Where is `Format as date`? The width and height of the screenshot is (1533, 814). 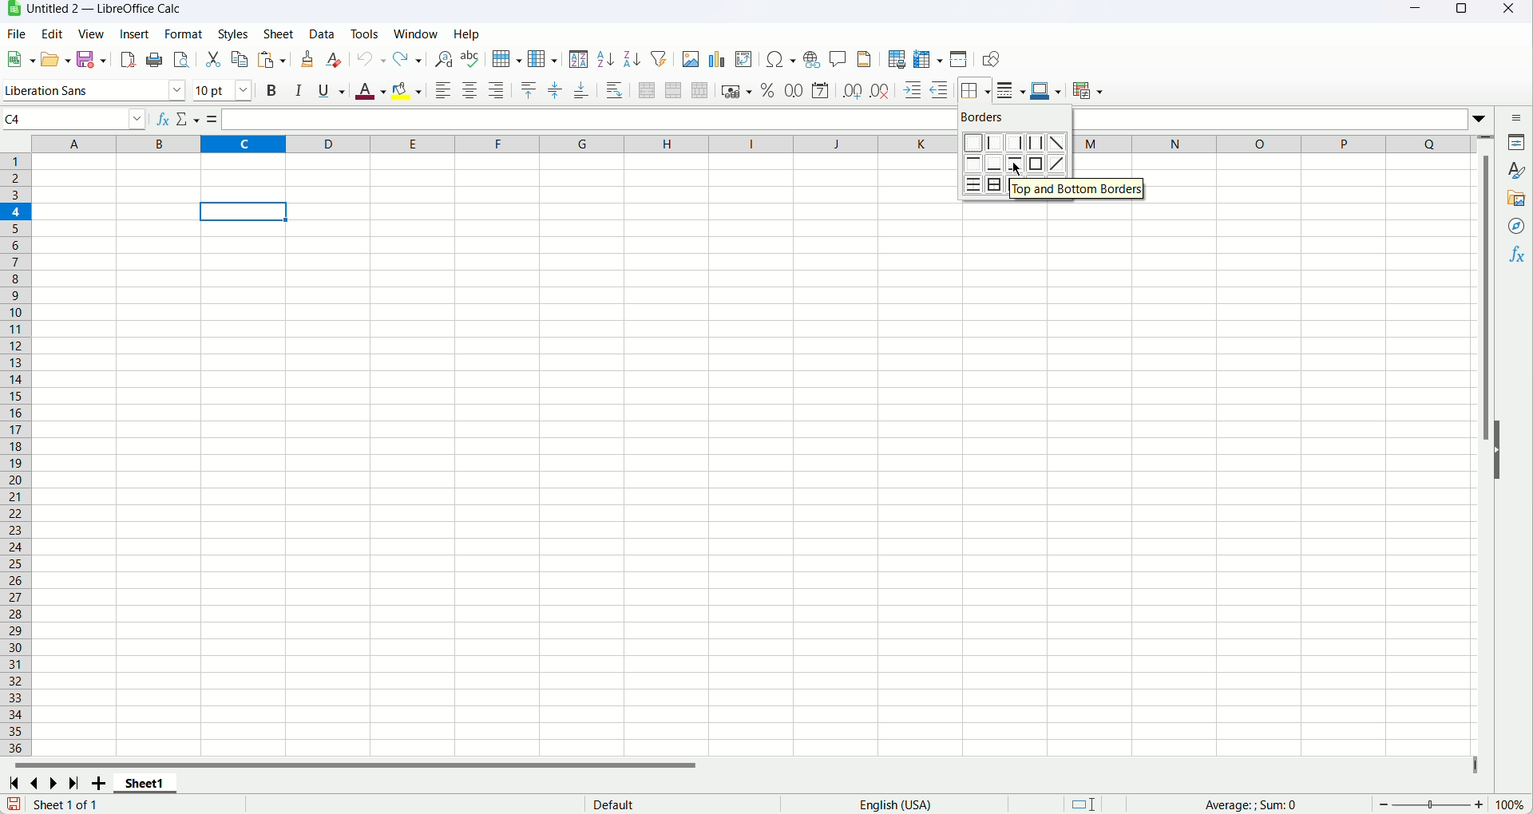 Format as date is located at coordinates (819, 90).